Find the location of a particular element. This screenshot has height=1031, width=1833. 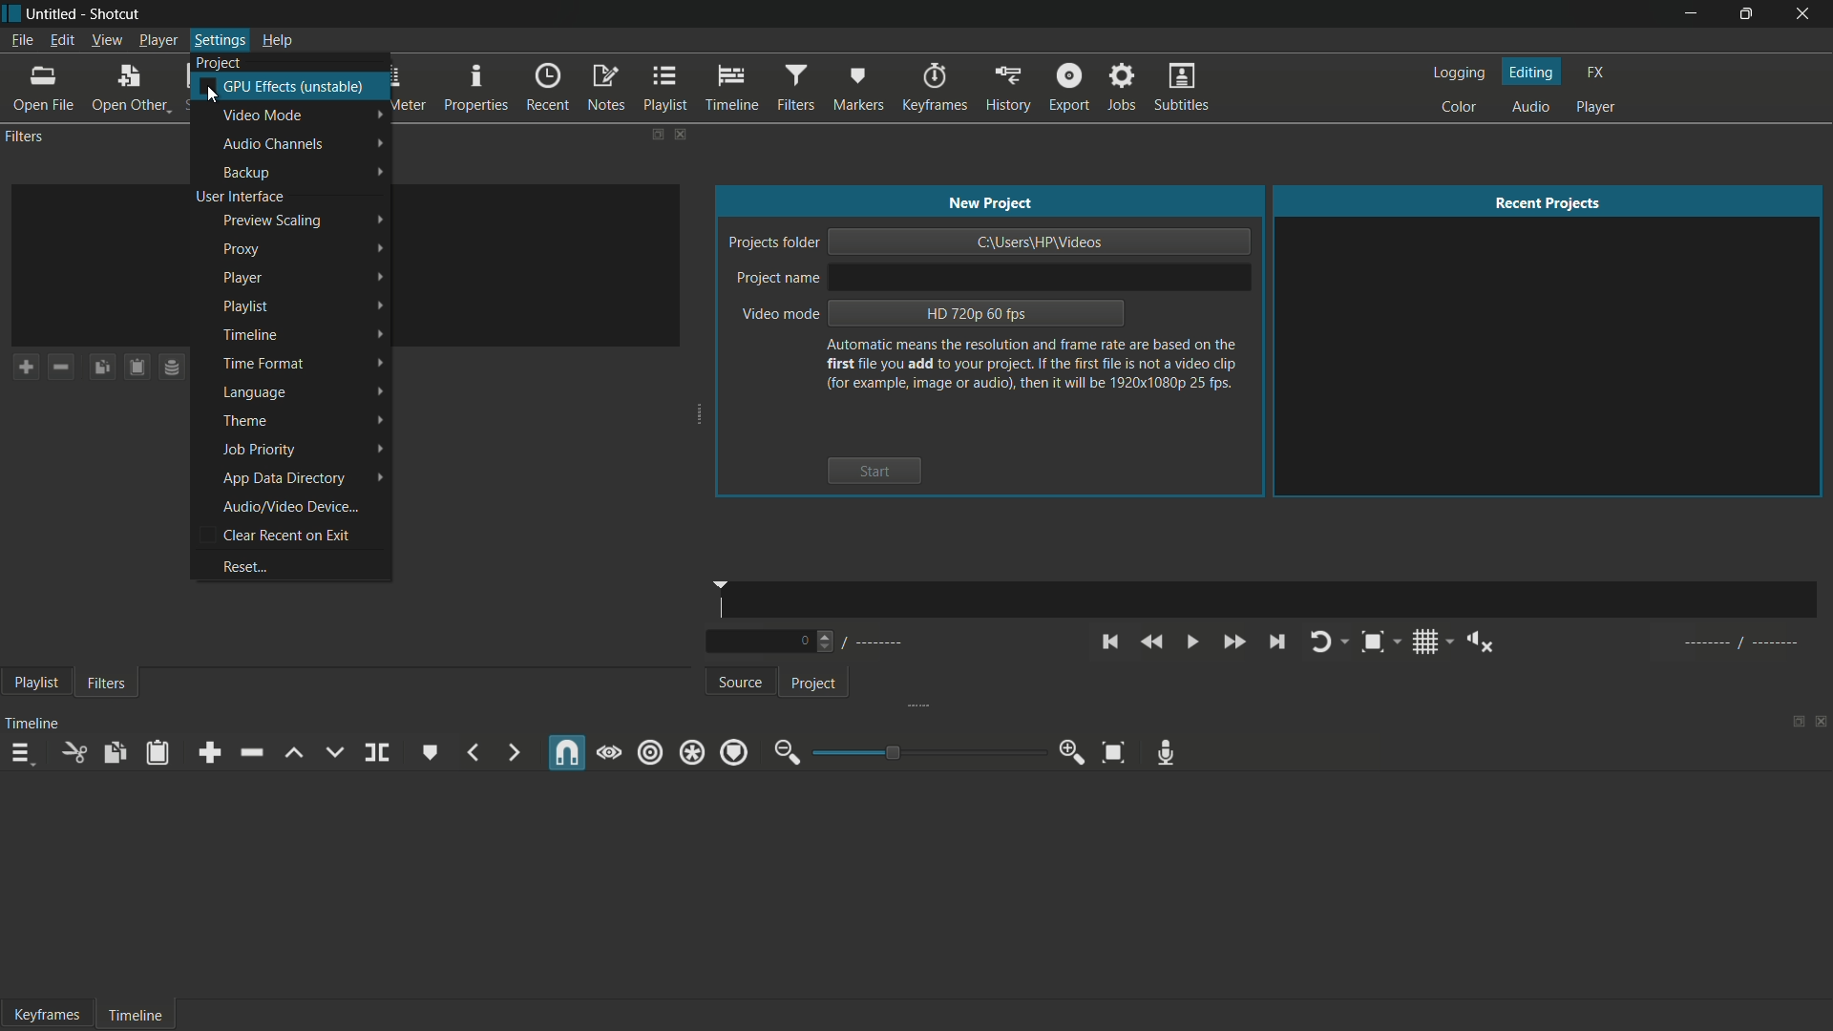

scrub while dragging is located at coordinates (609, 752).